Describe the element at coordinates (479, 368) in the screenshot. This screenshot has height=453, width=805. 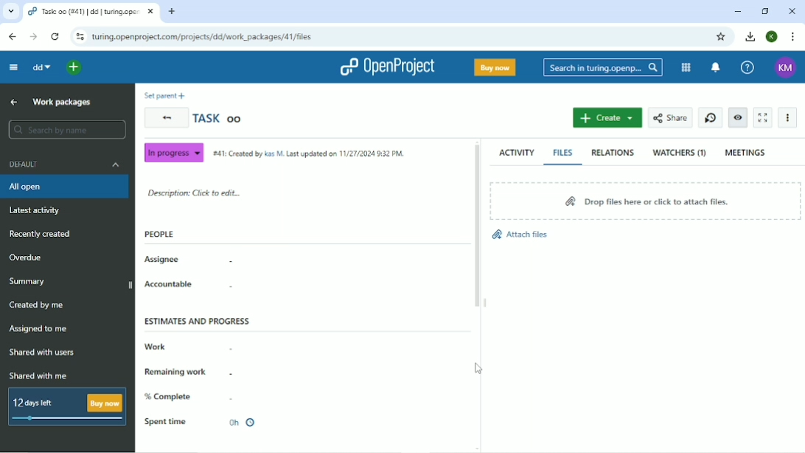
I see `Cursor` at that location.